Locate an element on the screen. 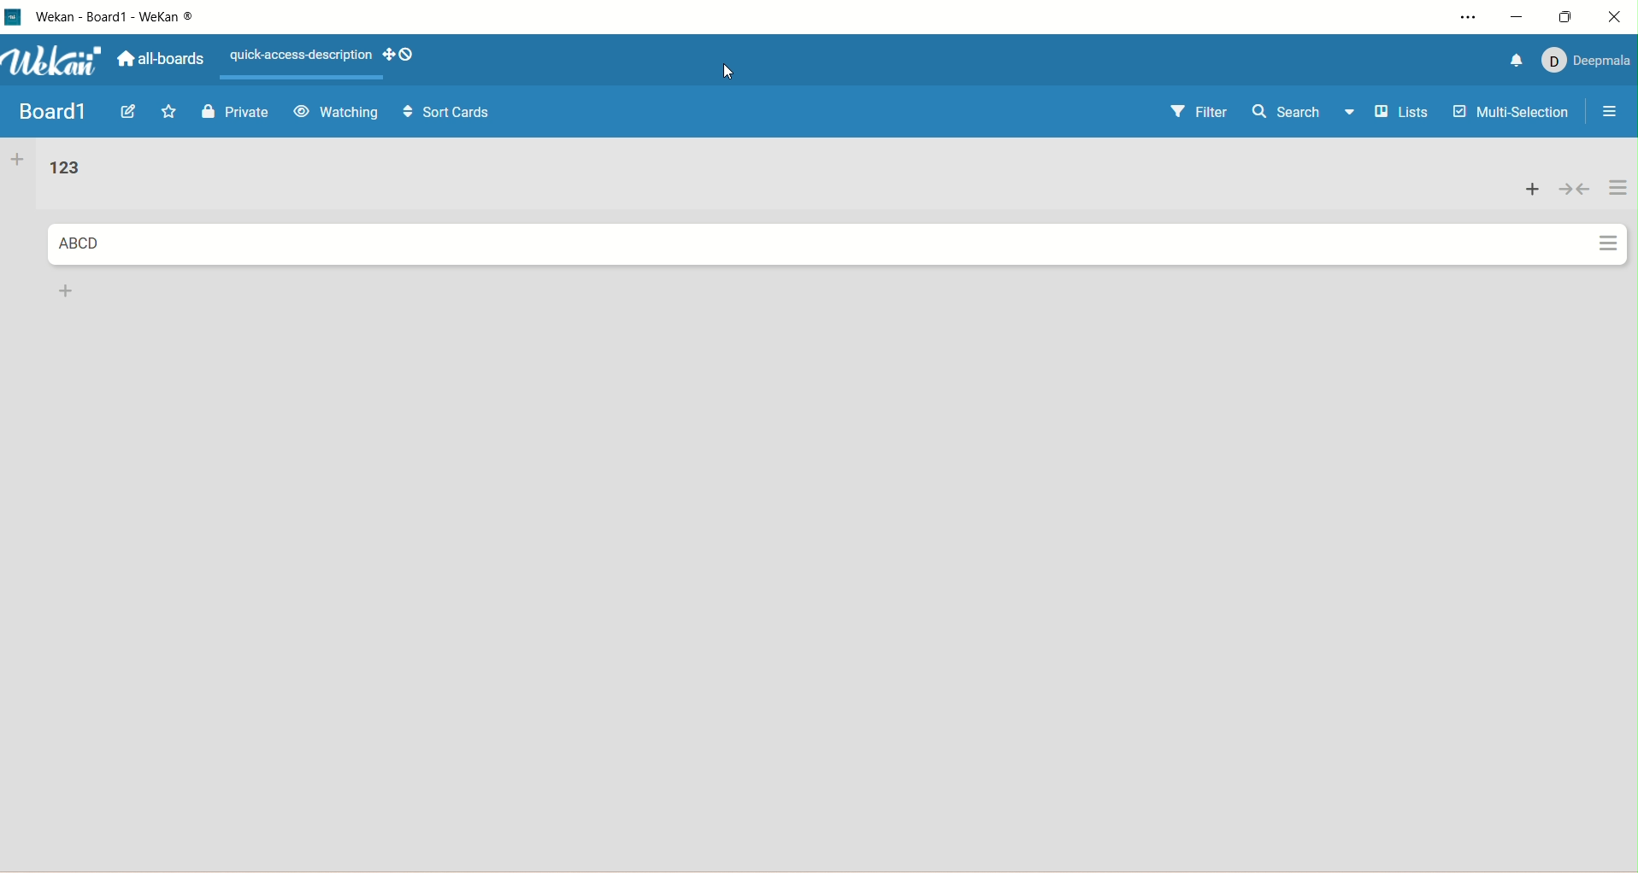 Image resolution: width=1638 pixels, height=873 pixels. card title is located at coordinates (79, 244).